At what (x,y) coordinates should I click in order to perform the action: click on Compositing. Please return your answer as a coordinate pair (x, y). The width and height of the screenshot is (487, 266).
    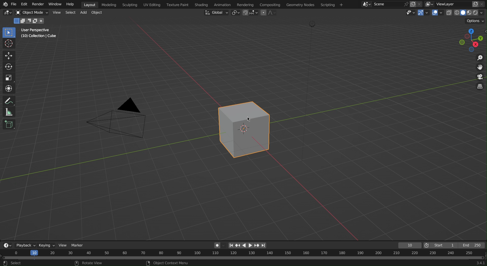
    Looking at the image, I should click on (270, 4).